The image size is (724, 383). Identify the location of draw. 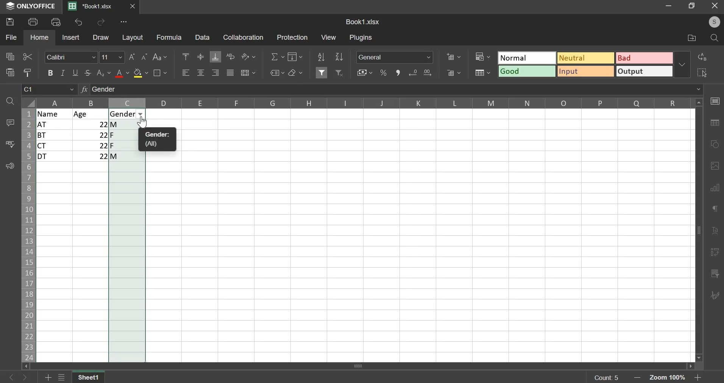
(101, 37).